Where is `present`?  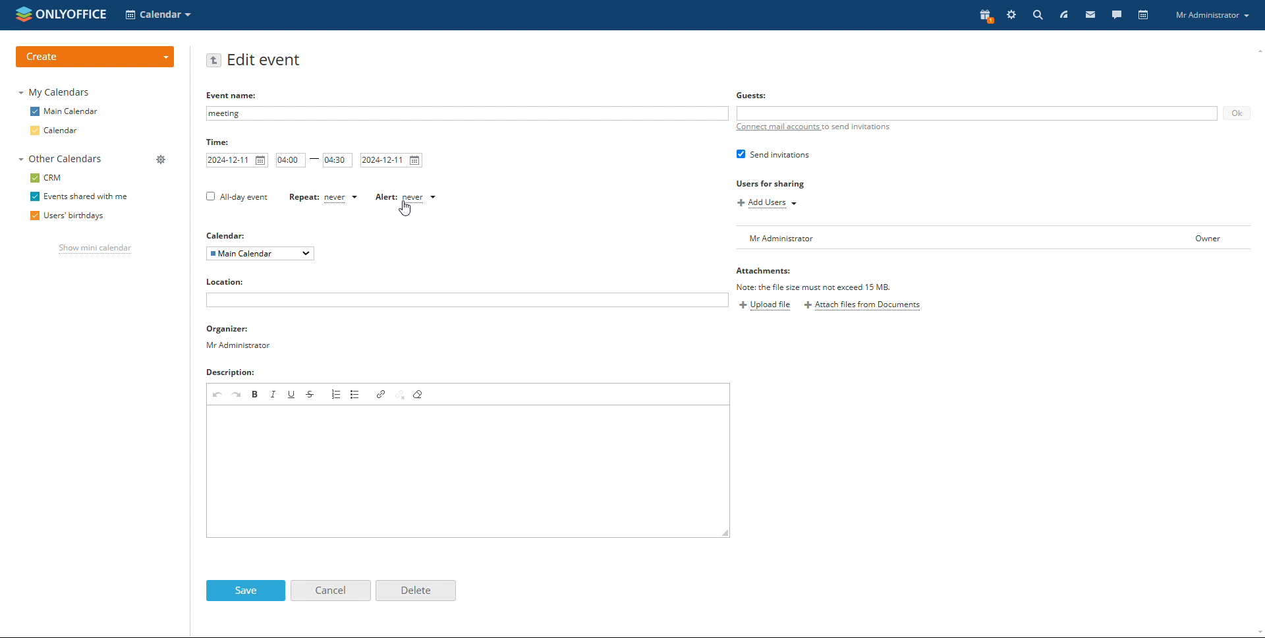 present is located at coordinates (984, 16).